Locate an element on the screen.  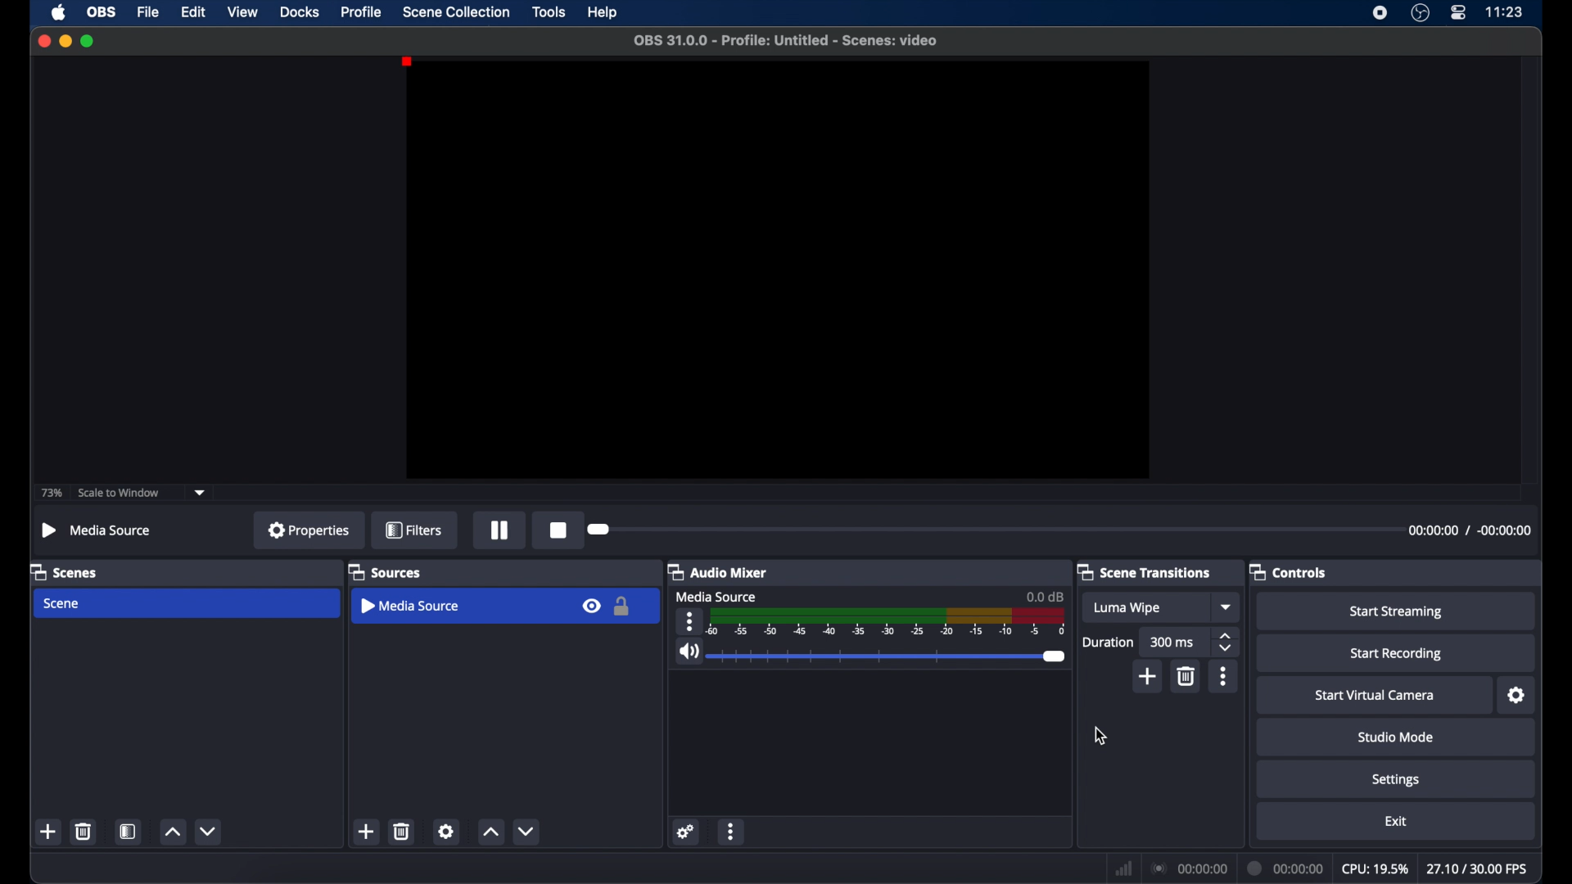
scene filters is located at coordinates (129, 832).